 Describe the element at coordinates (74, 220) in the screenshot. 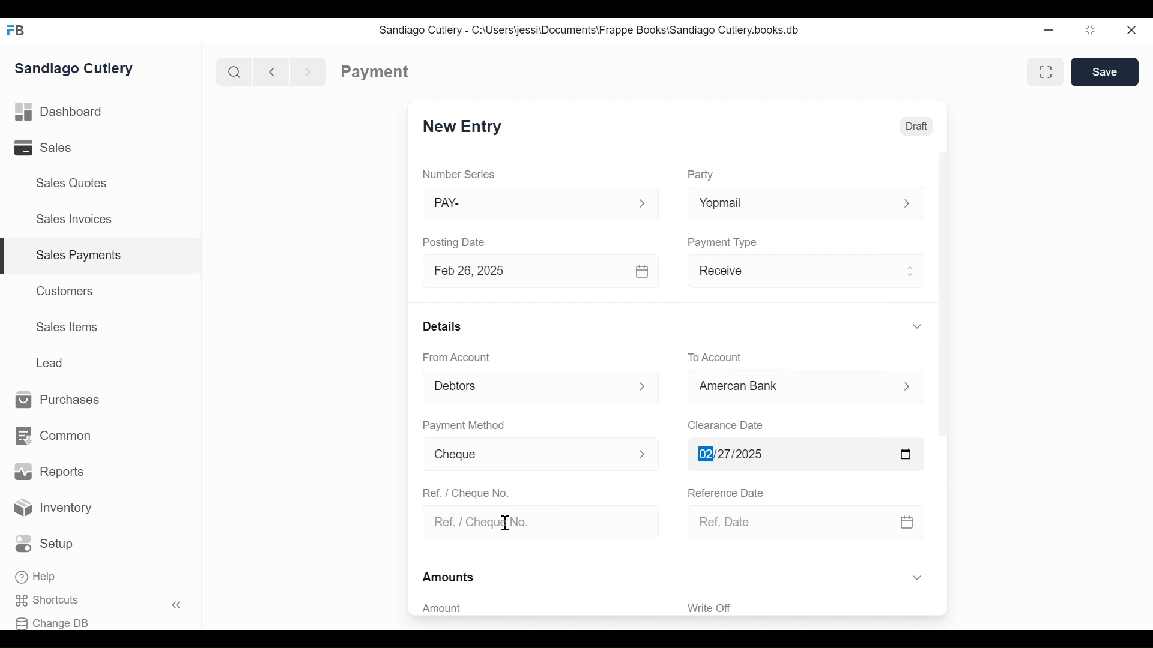

I see `Sales Invoices` at that location.